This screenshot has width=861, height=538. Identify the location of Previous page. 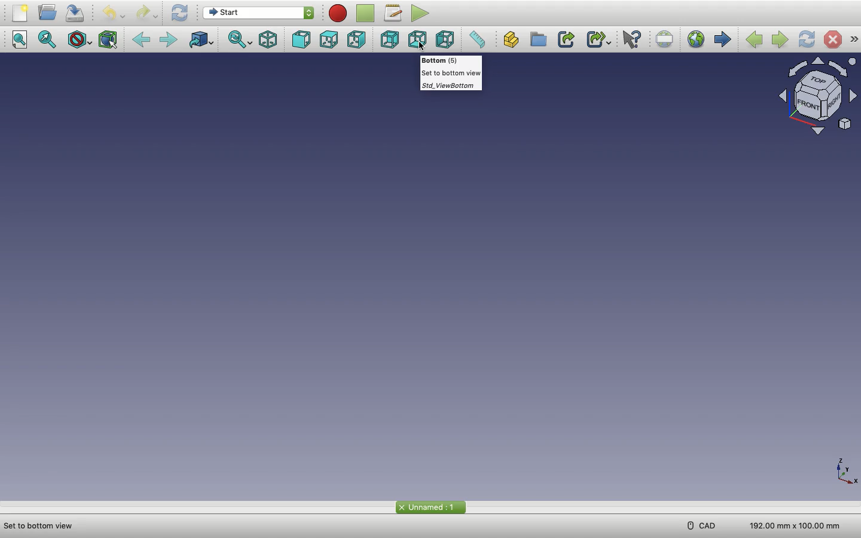
(755, 38).